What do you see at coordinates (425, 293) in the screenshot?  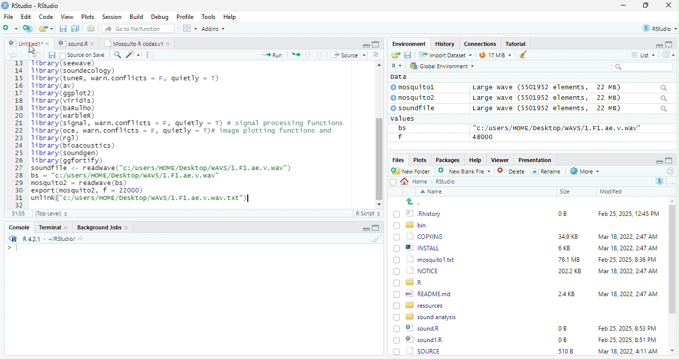 I see `wo| READMEmd` at bounding box center [425, 293].